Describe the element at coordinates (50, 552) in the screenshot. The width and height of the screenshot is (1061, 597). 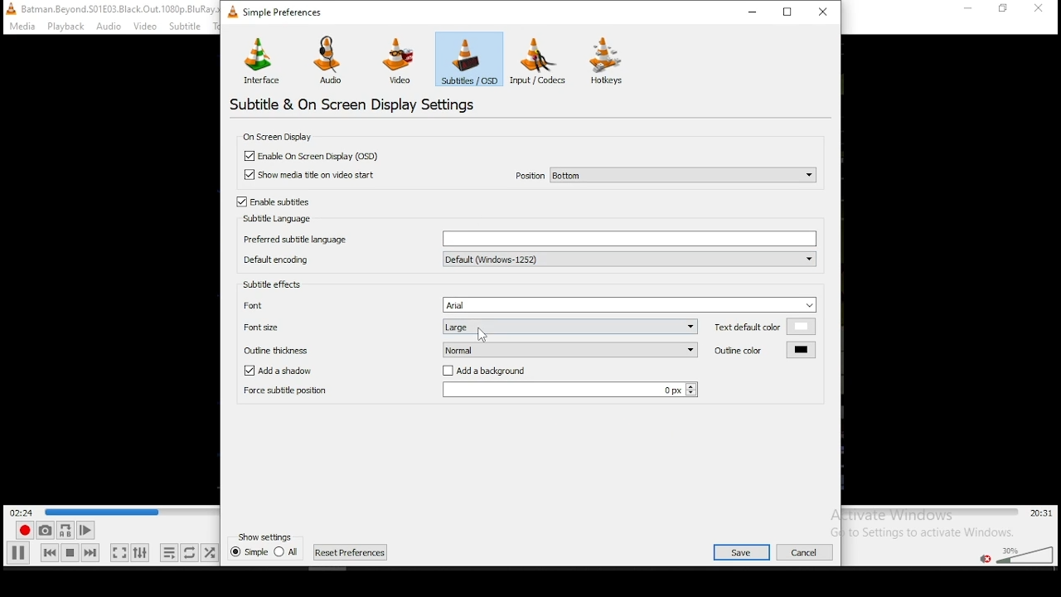
I see `previous media in playlist, skips backward when held` at that location.